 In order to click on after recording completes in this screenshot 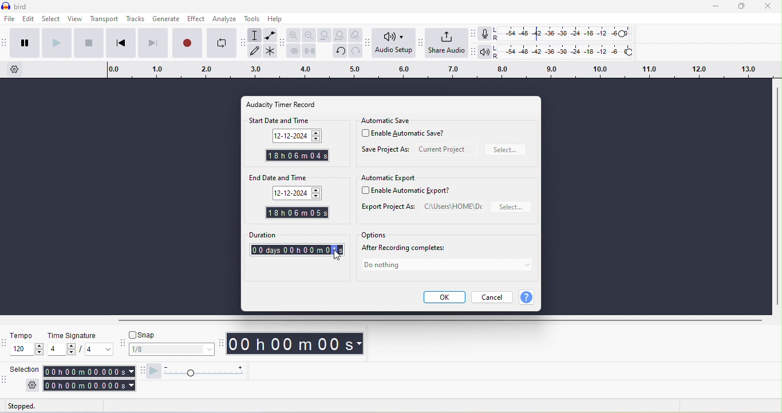, I will do `click(408, 249)`.